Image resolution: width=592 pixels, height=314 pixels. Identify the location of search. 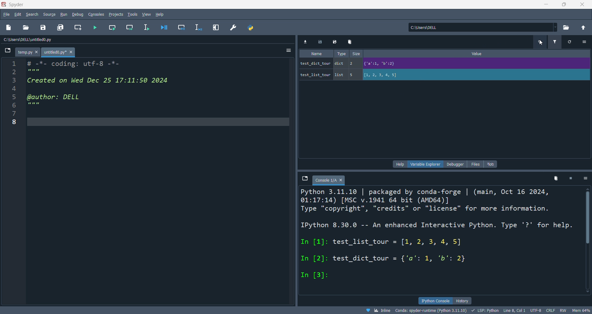
(32, 14).